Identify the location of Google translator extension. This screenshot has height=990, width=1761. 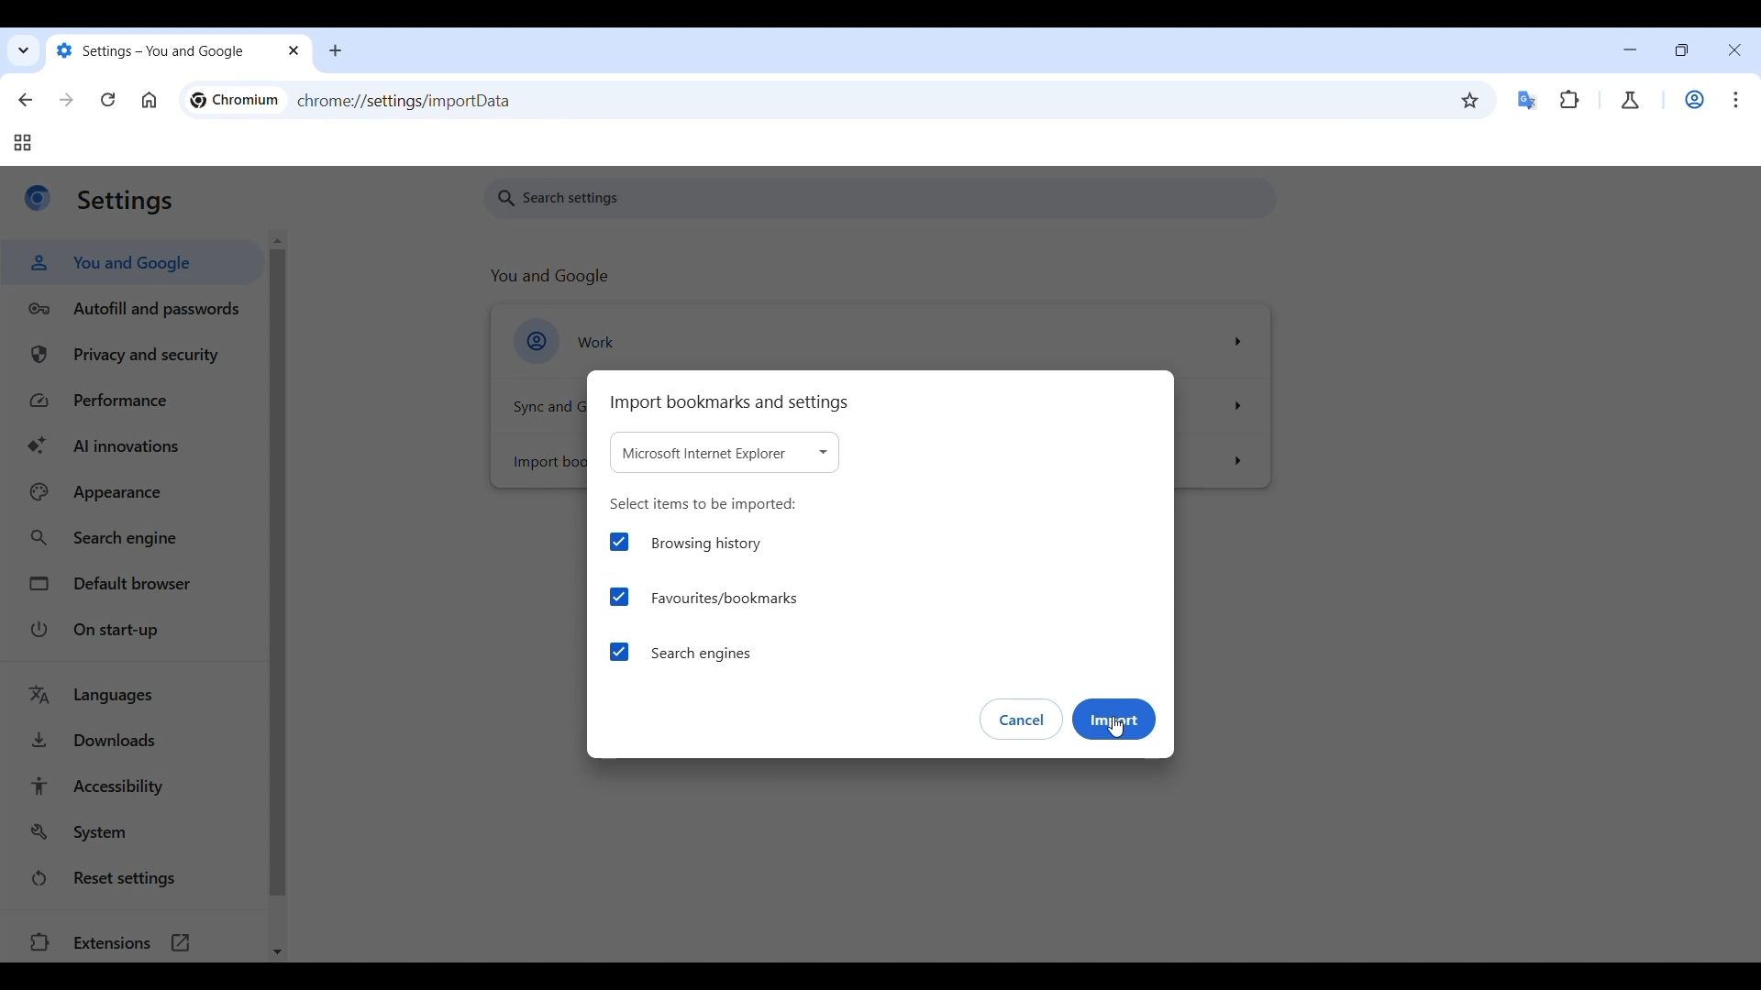
(1529, 101).